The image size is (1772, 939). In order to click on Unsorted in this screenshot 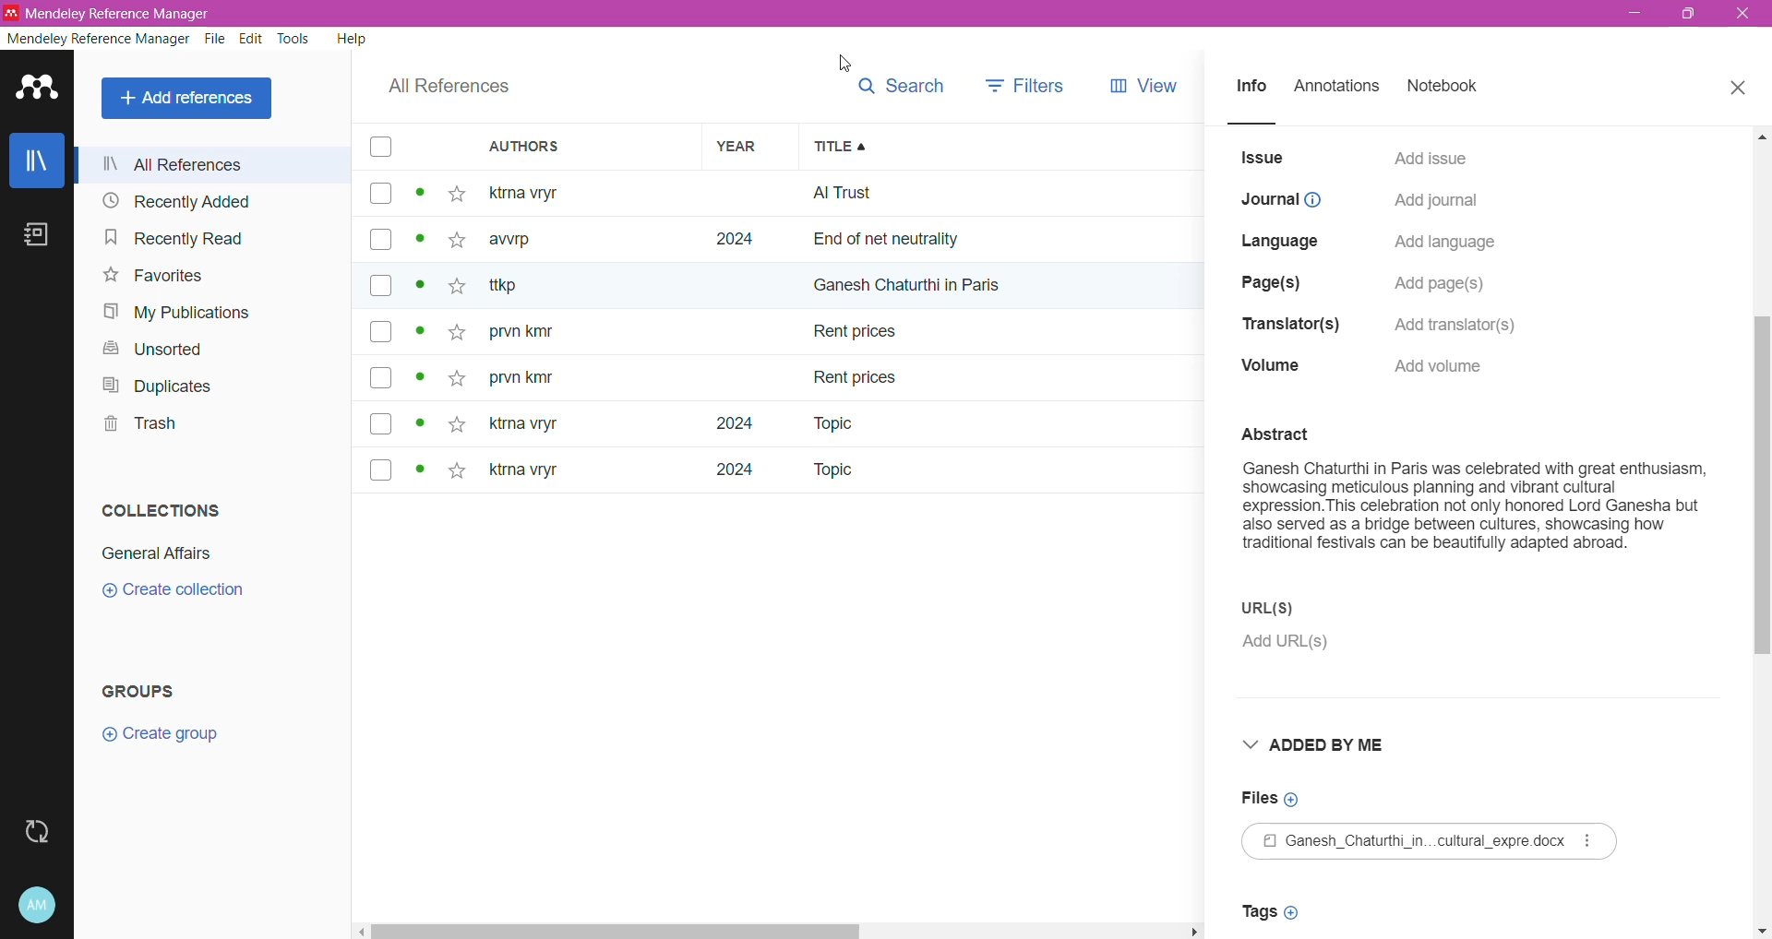, I will do `click(148, 348)`.